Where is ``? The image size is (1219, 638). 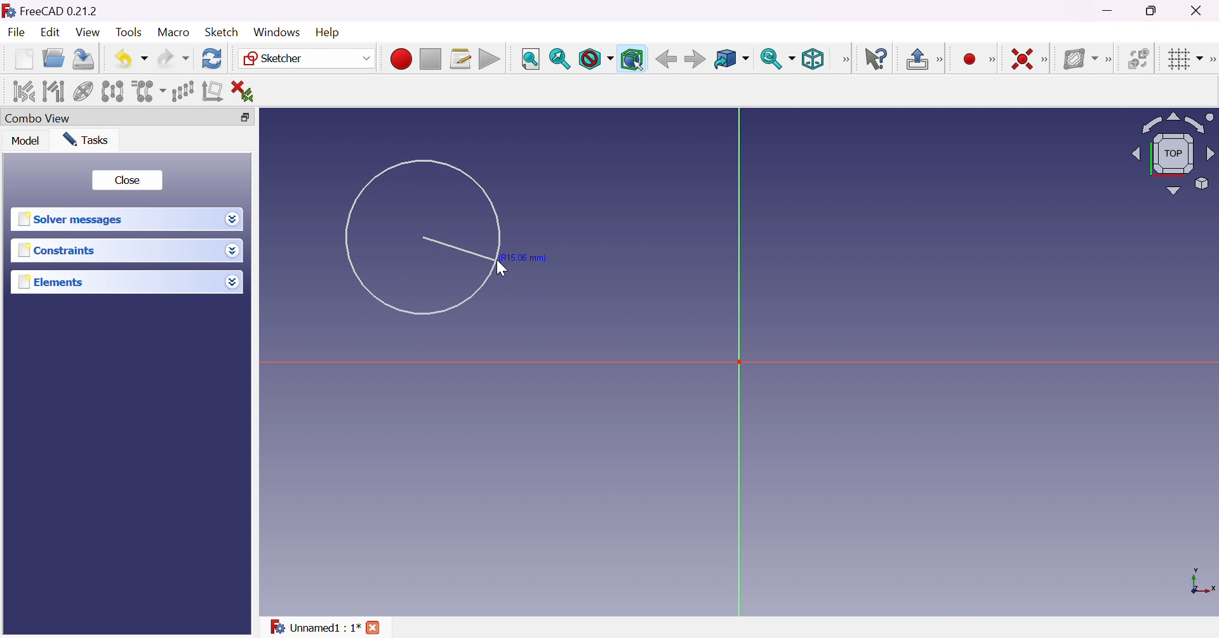
 is located at coordinates (778, 60).